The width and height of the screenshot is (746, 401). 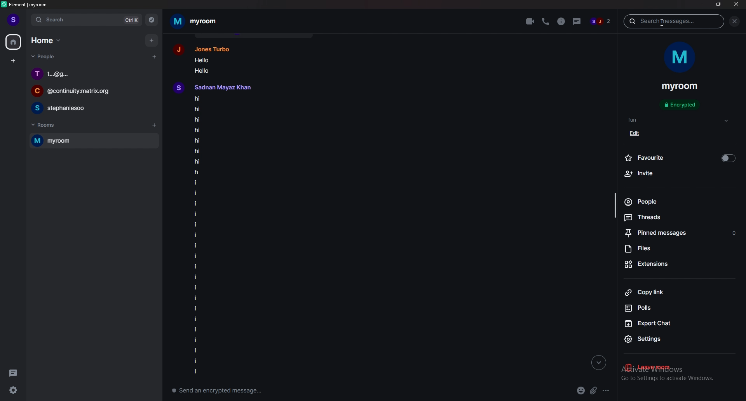 What do you see at coordinates (154, 126) in the screenshot?
I see `add rooms` at bounding box center [154, 126].